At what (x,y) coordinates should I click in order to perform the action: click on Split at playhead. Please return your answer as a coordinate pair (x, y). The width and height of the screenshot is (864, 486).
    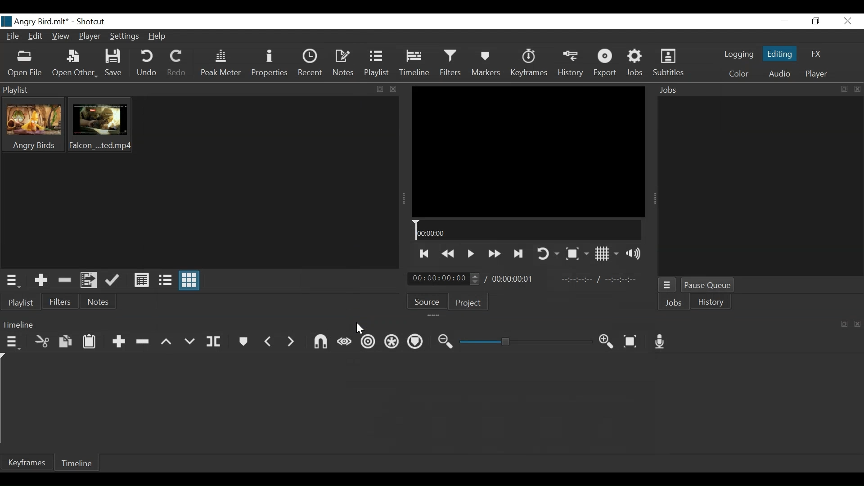
    Looking at the image, I should click on (215, 342).